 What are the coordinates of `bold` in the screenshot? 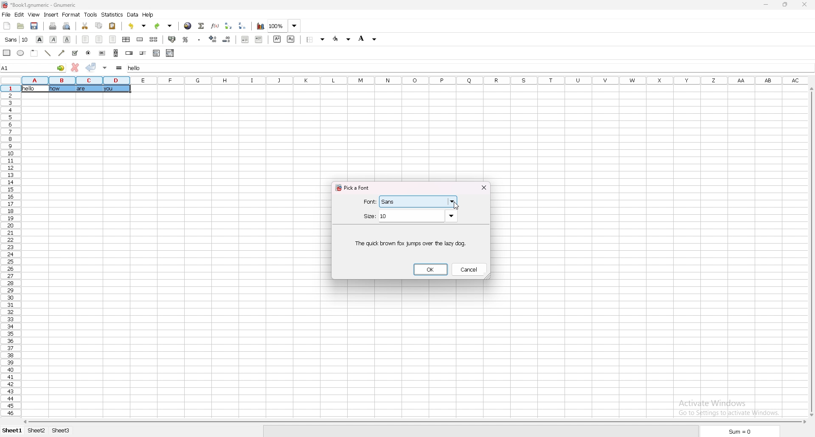 It's located at (39, 39).